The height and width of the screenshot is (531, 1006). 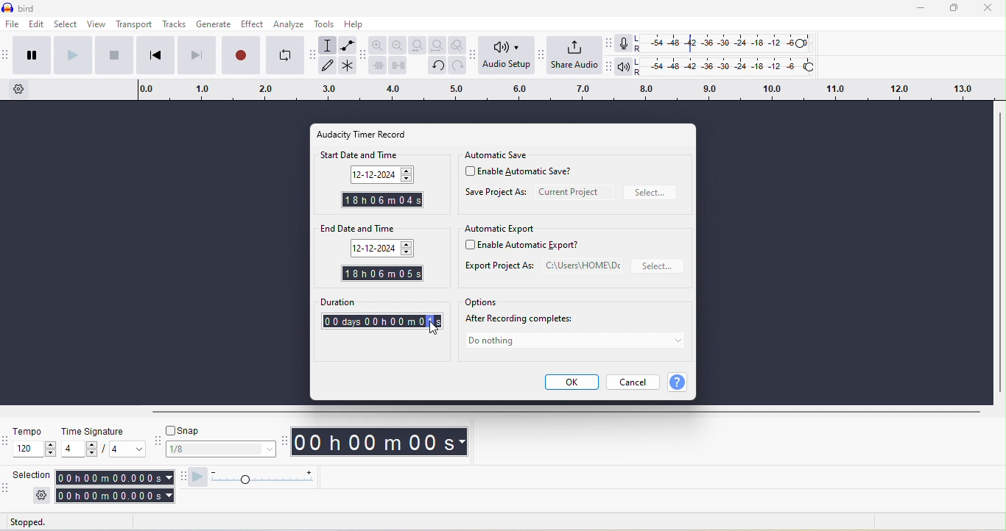 What do you see at coordinates (384, 199) in the screenshot?
I see `start time changed` at bounding box center [384, 199].